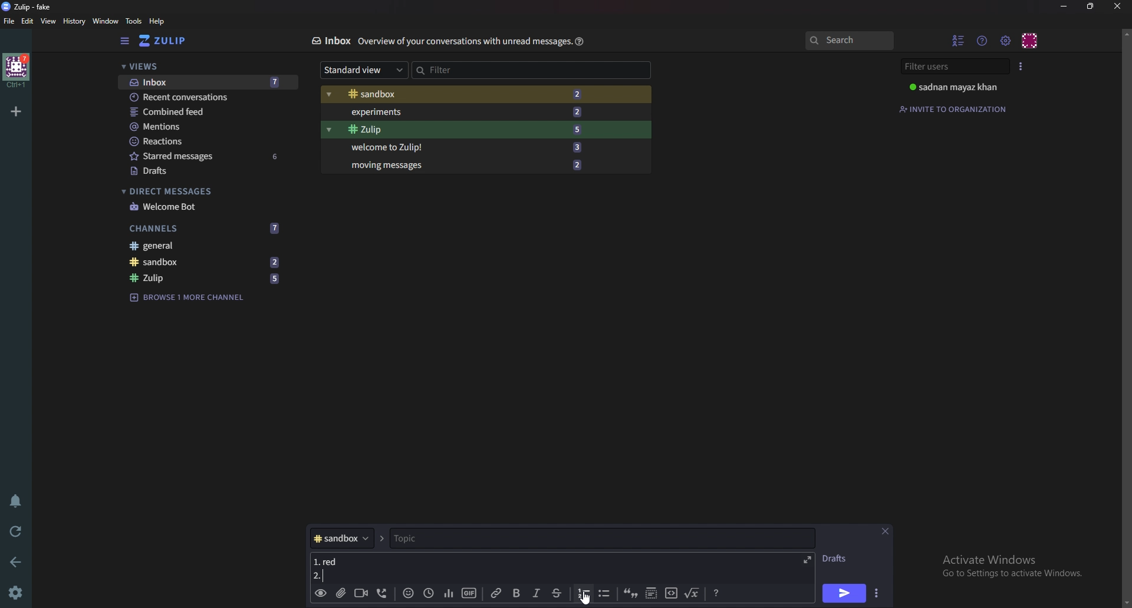 This screenshot has width=1132, height=608. What do you see at coordinates (839, 559) in the screenshot?
I see `Drafts` at bounding box center [839, 559].